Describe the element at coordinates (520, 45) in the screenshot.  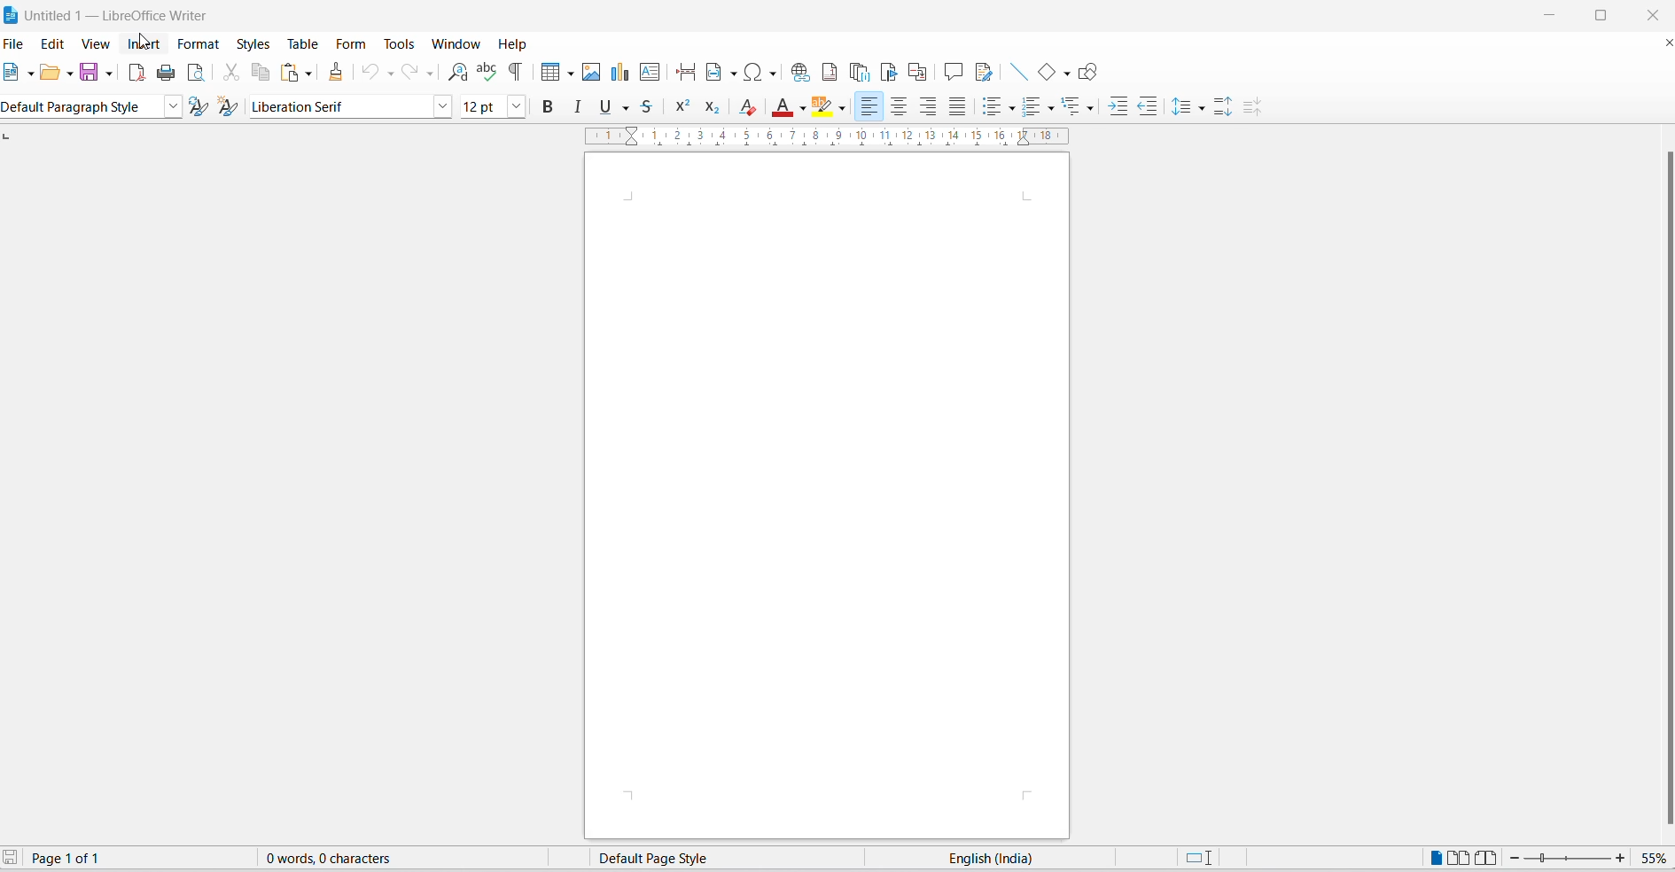
I see `help` at that location.